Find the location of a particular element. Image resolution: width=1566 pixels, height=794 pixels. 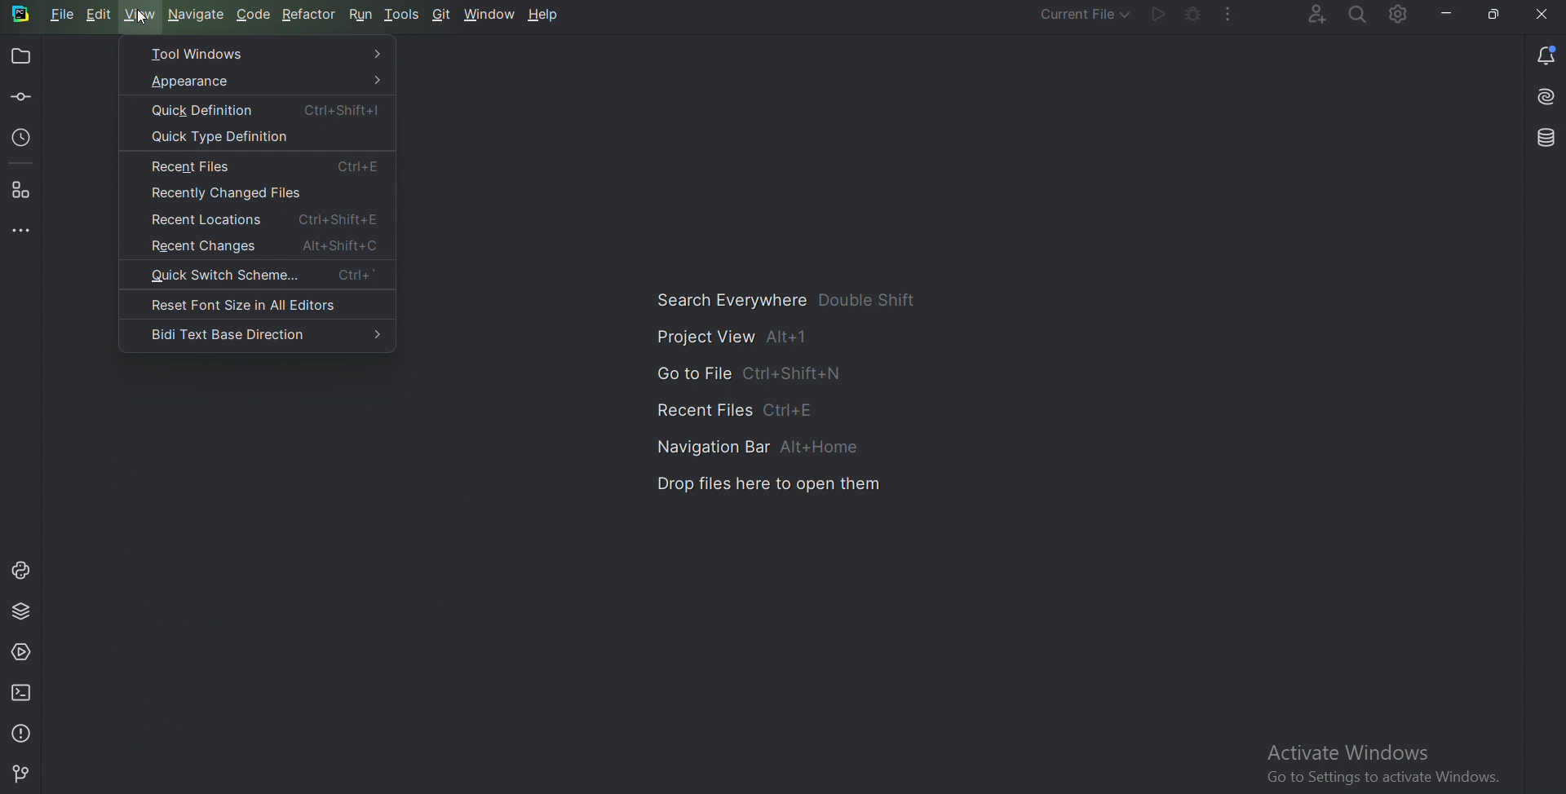

Refactor is located at coordinates (309, 14).